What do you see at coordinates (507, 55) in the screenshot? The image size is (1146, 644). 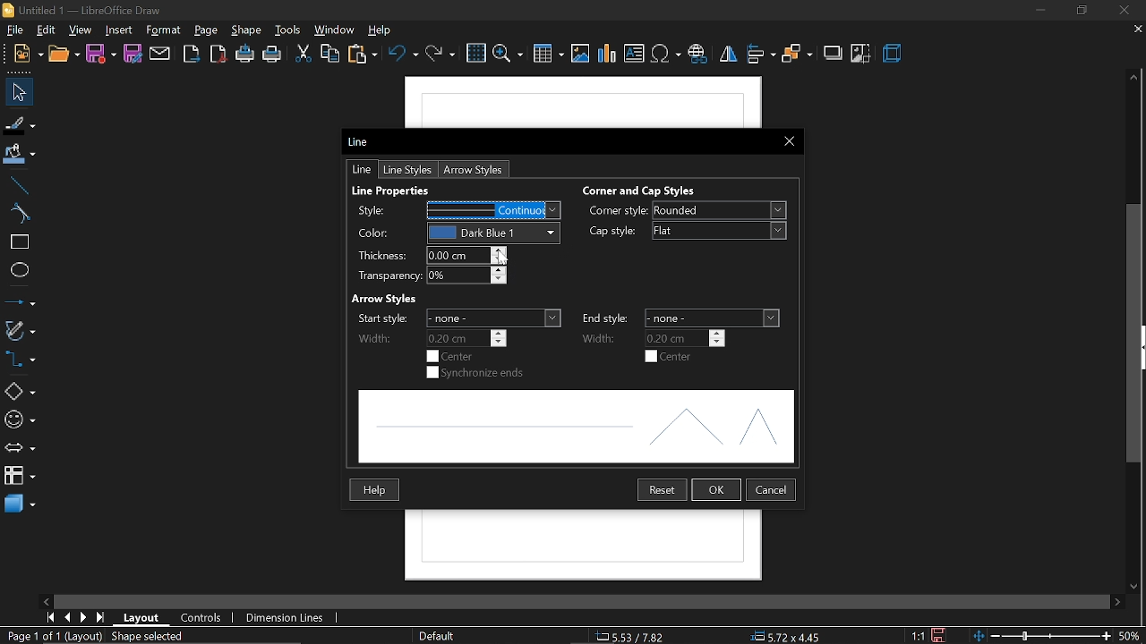 I see `zoom` at bounding box center [507, 55].